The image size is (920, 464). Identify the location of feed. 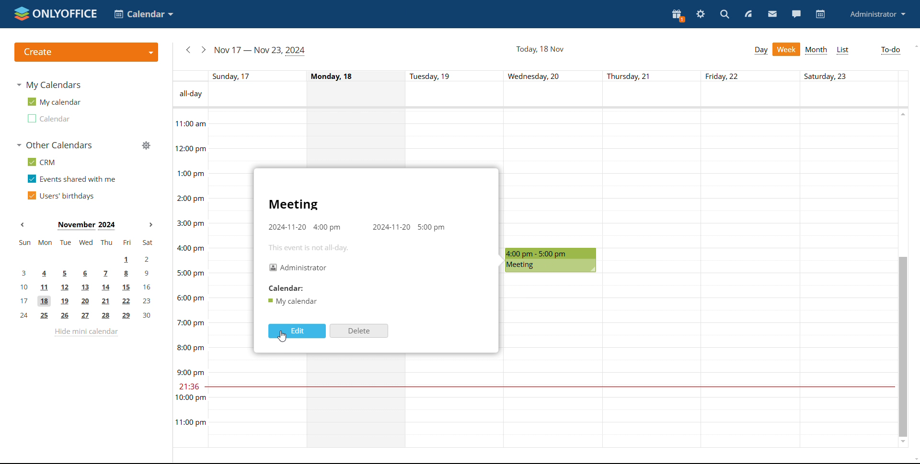
(750, 14).